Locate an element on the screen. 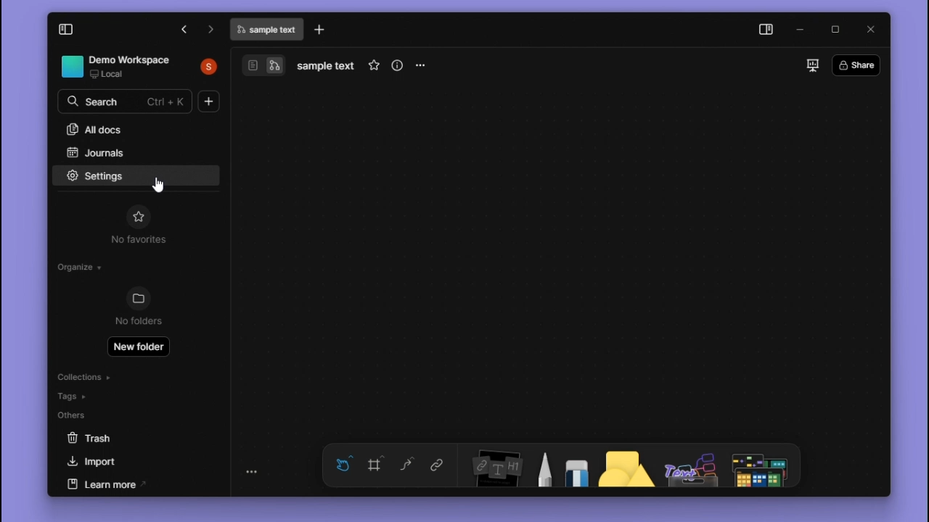  others is located at coordinates (86, 415).